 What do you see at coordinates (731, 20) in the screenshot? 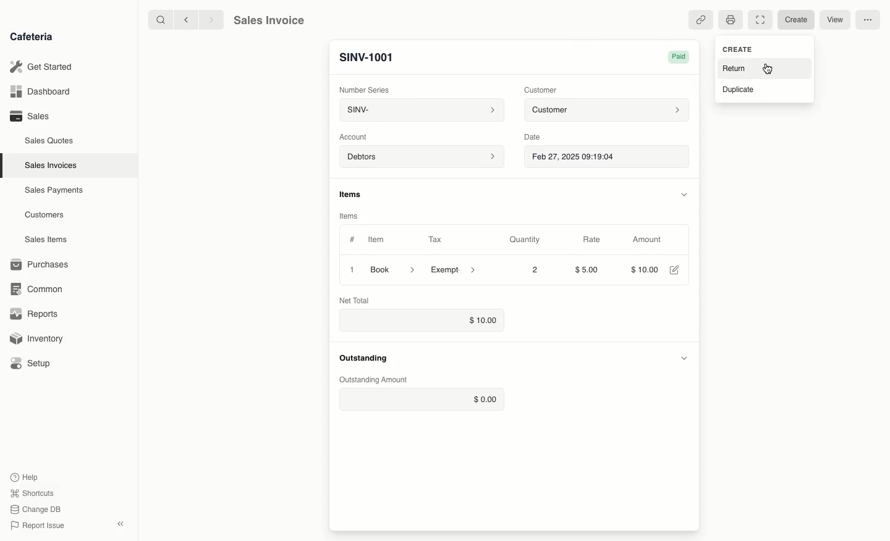
I see `Print` at bounding box center [731, 20].